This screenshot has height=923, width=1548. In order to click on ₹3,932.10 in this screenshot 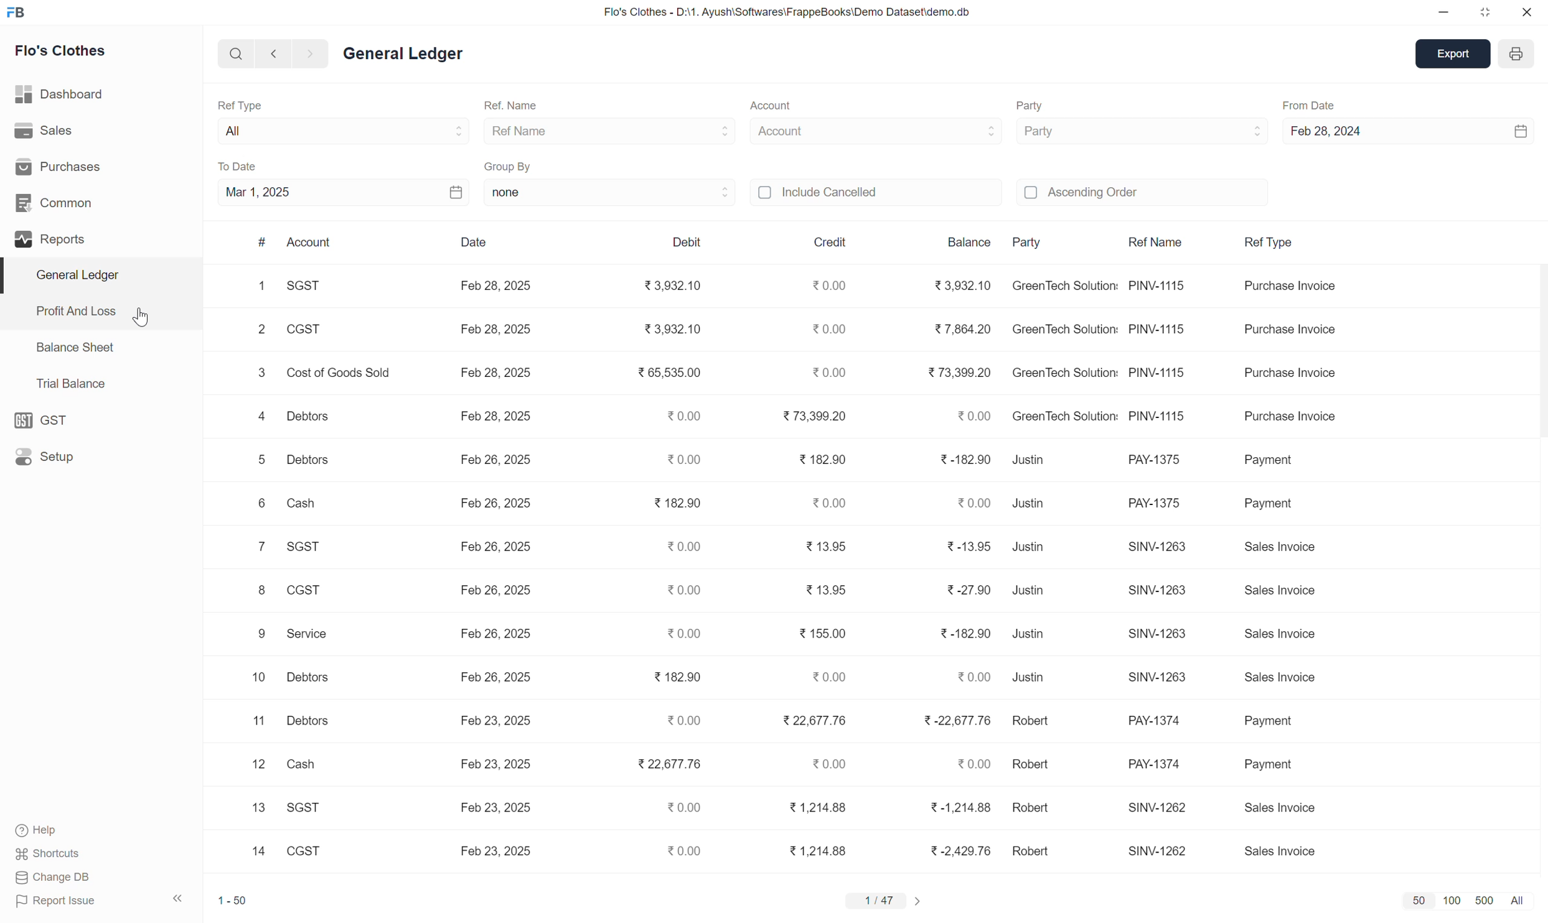, I will do `click(964, 284)`.